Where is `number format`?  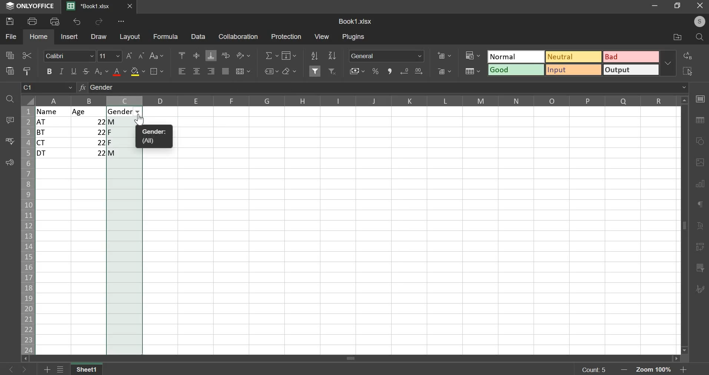 number format is located at coordinates (387, 56).